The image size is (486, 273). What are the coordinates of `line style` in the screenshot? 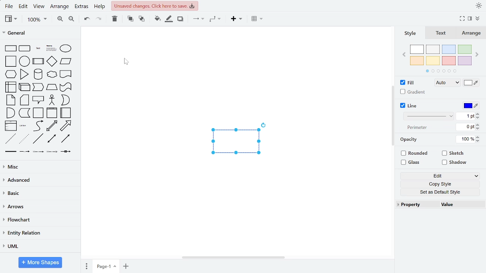 It's located at (429, 116).